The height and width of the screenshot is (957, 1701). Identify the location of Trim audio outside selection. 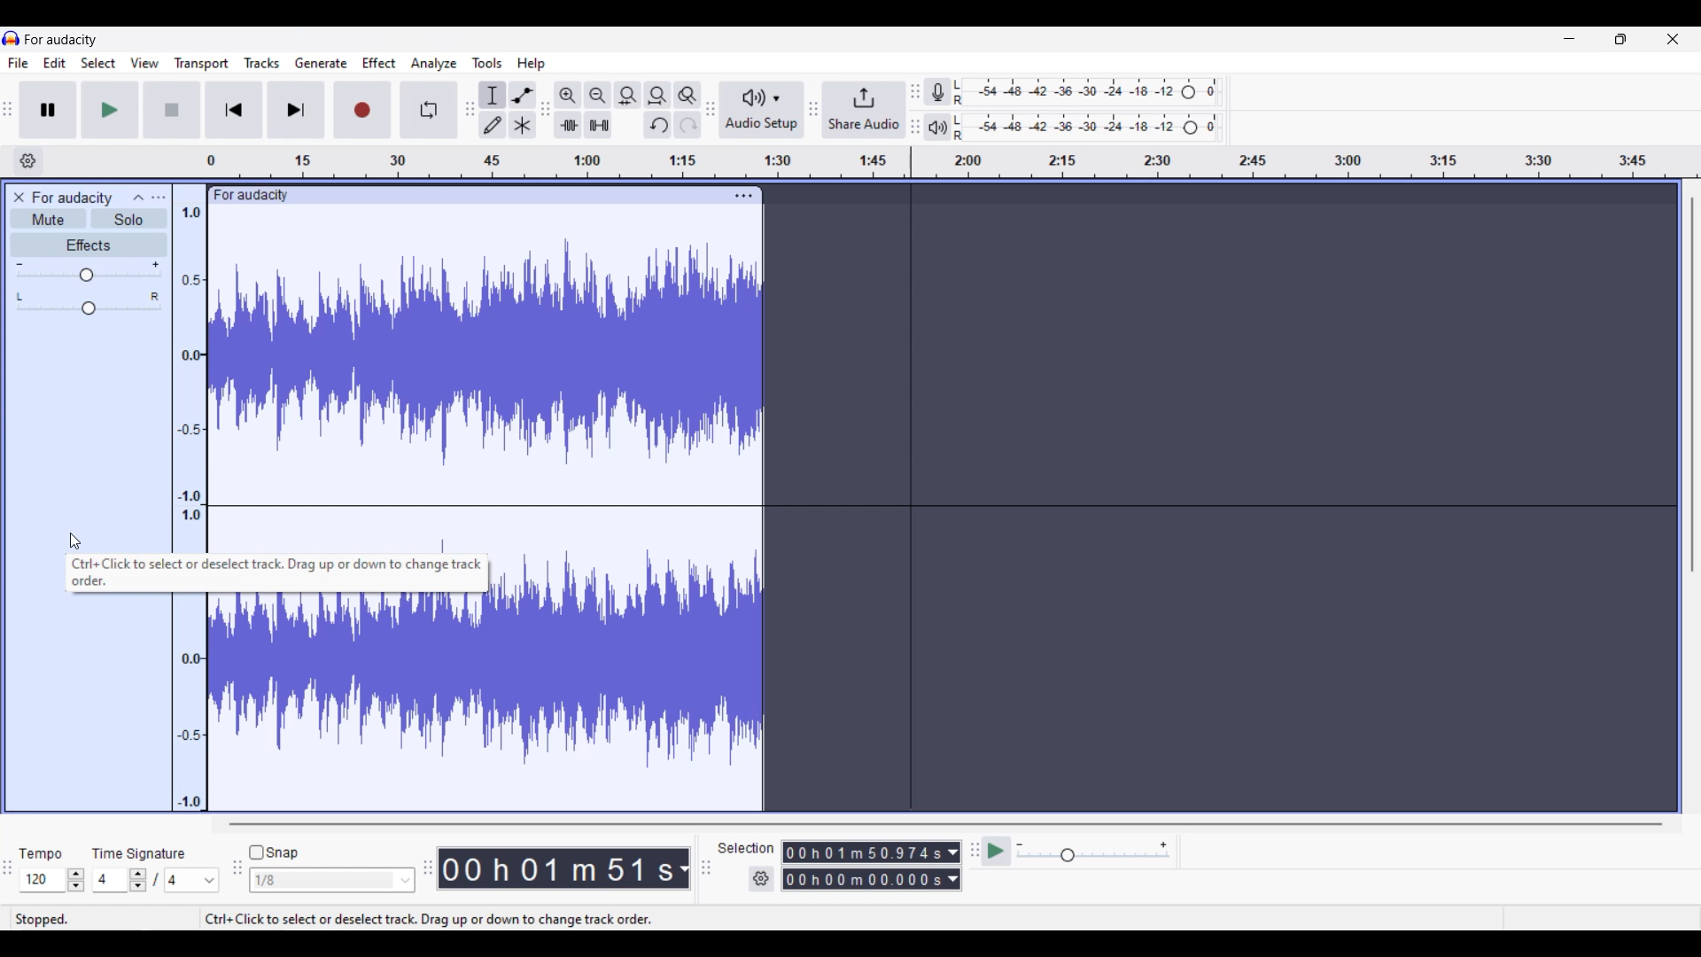
(567, 126).